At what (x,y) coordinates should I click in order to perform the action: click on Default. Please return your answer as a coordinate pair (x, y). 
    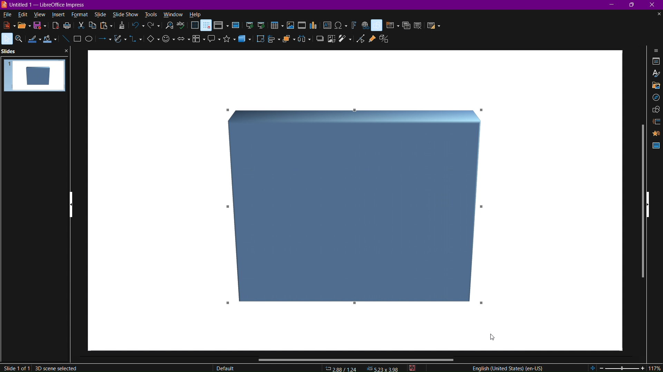
    Looking at the image, I should click on (225, 367).